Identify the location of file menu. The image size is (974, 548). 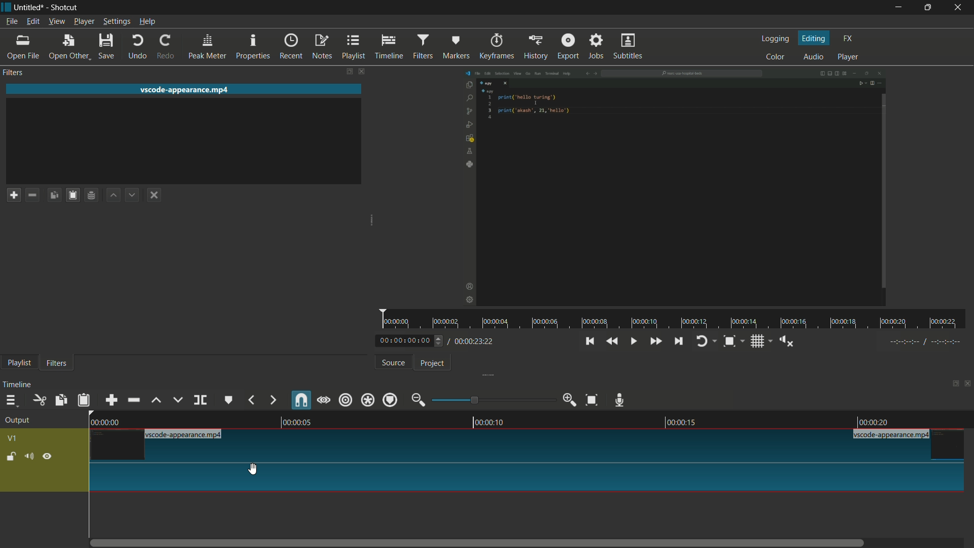
(10, 21).